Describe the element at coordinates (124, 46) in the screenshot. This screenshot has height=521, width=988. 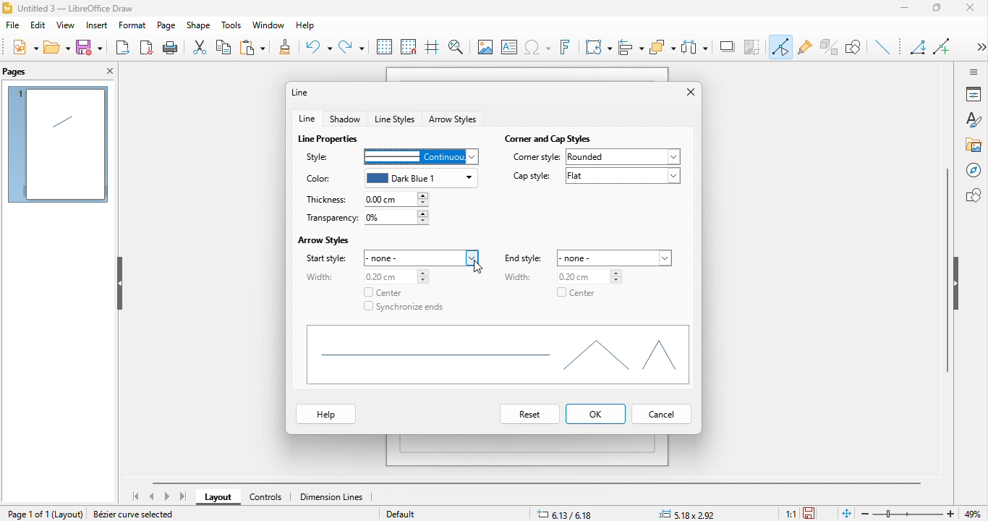
I see `export` at that location.